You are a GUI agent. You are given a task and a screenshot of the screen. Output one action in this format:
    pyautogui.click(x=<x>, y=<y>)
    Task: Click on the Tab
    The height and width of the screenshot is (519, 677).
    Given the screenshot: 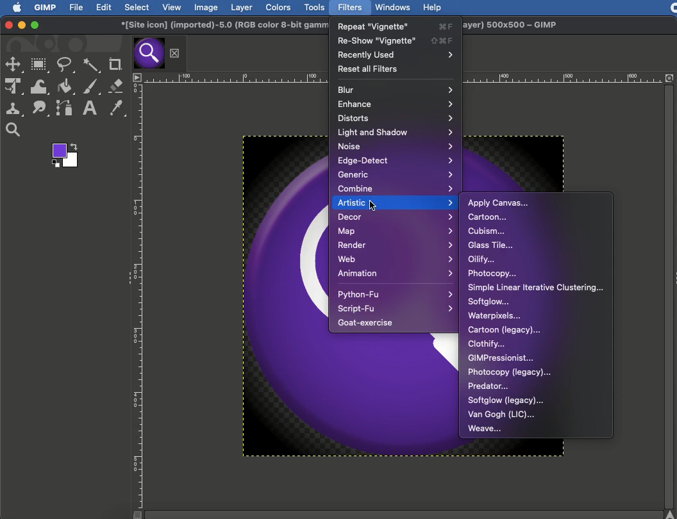 What is the action you would take?
    pyautogui.click(x=148, y=53)
    